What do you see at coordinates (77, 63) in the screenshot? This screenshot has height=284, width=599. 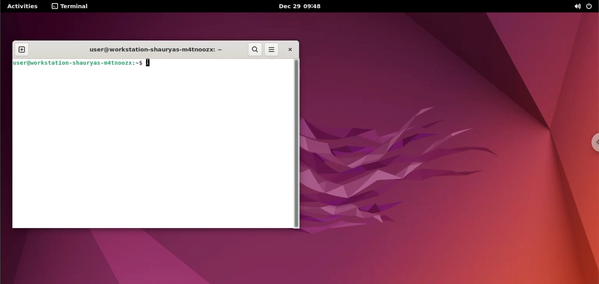 I see `user@workstation-shauryas-m4tnoozx:-$` at bounding box center [77, 63].